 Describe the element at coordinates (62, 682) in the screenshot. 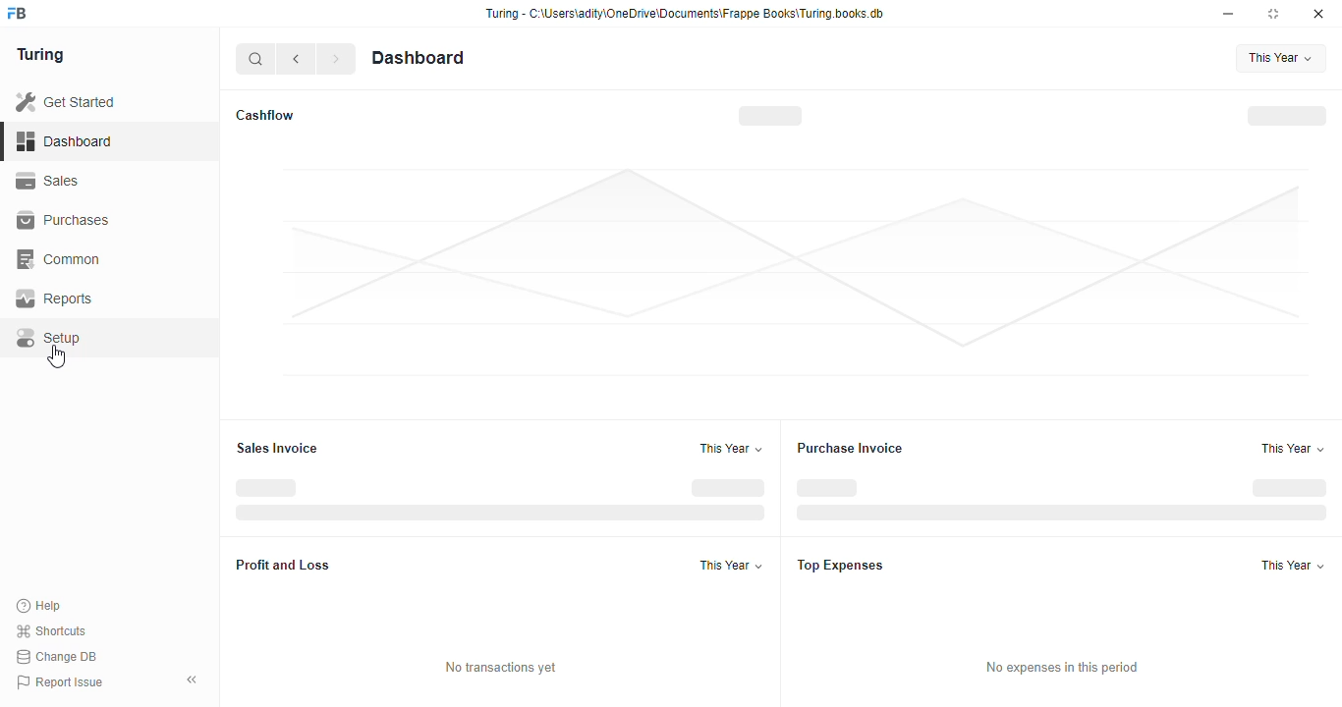

I see `Report Issue` at that location.